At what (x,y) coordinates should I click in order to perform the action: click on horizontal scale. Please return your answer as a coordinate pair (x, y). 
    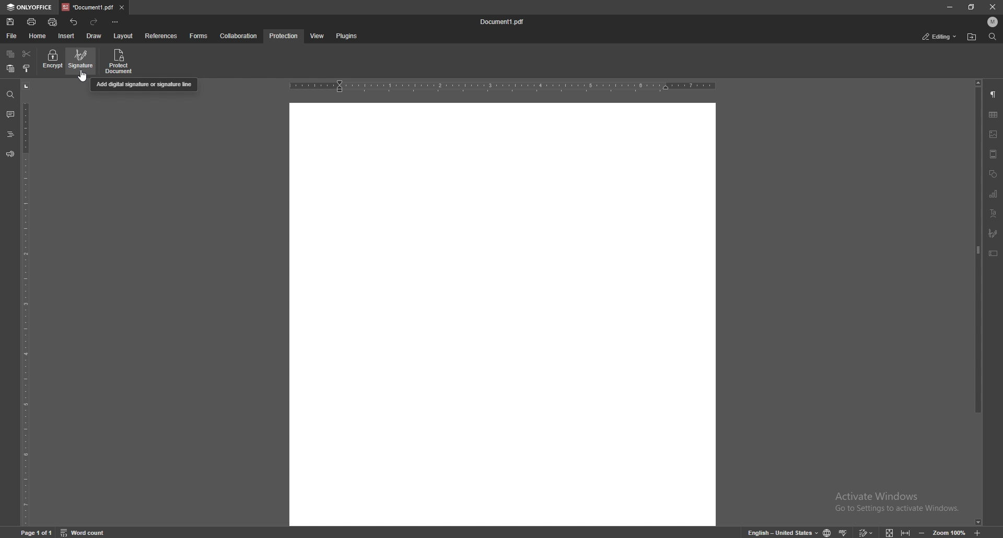
    Looking at the image, I should click on (503, 87).